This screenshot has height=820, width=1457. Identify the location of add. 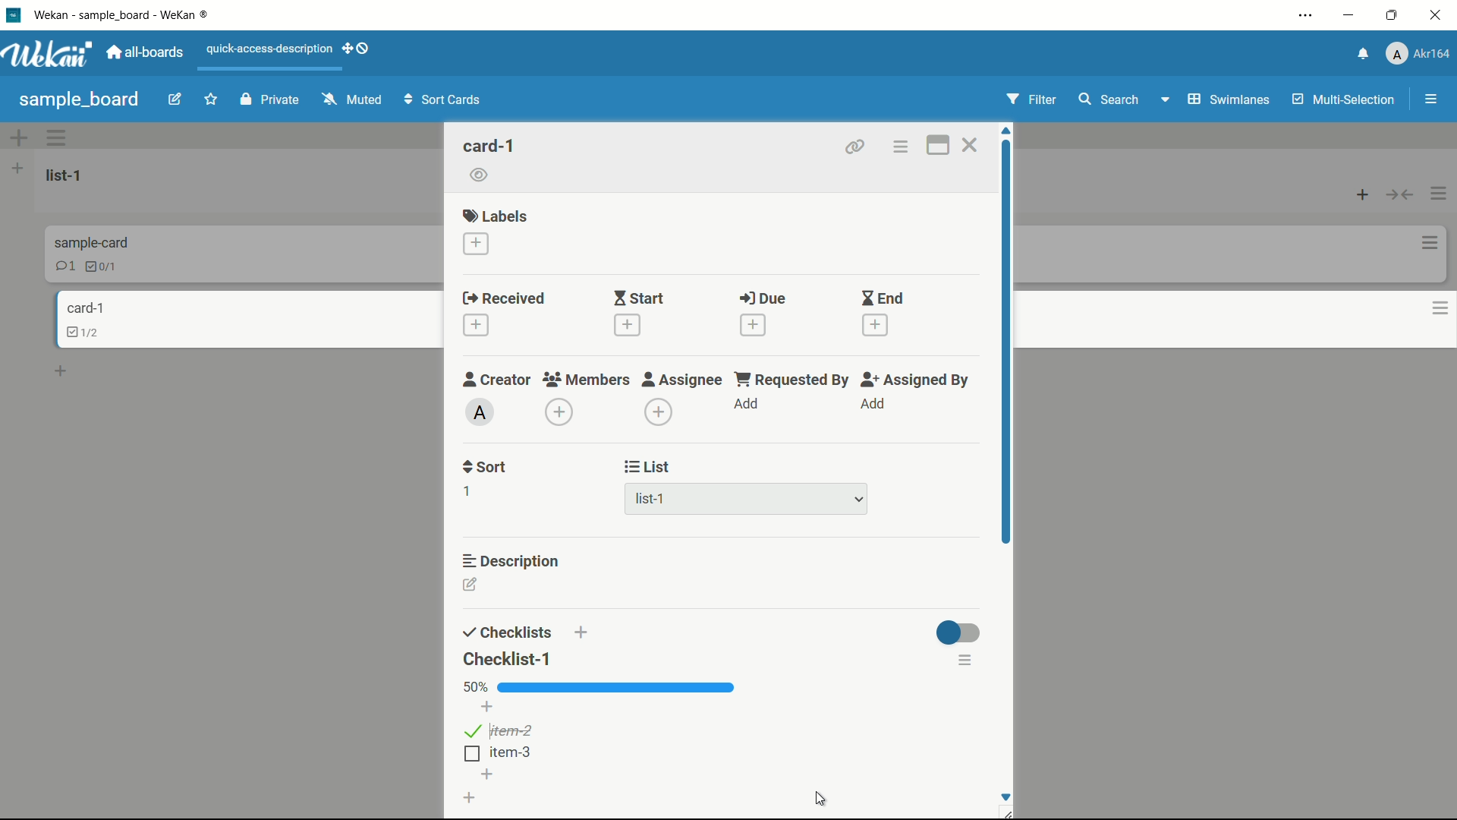
(473, 802).